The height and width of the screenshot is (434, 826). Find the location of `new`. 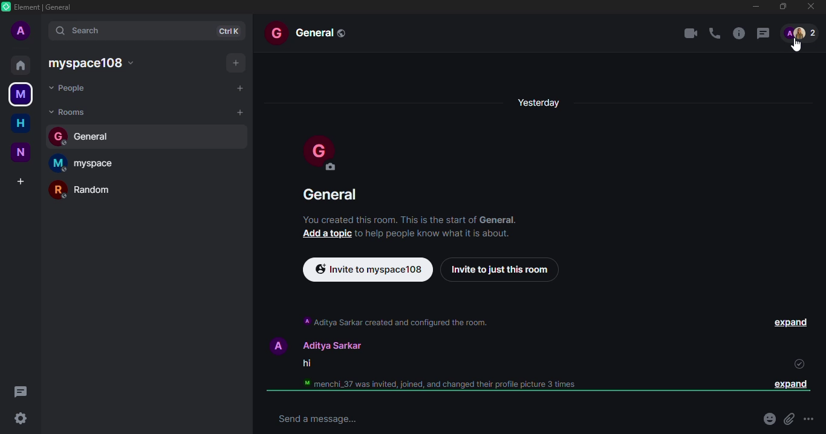

new is located at coordinates (22, 152).